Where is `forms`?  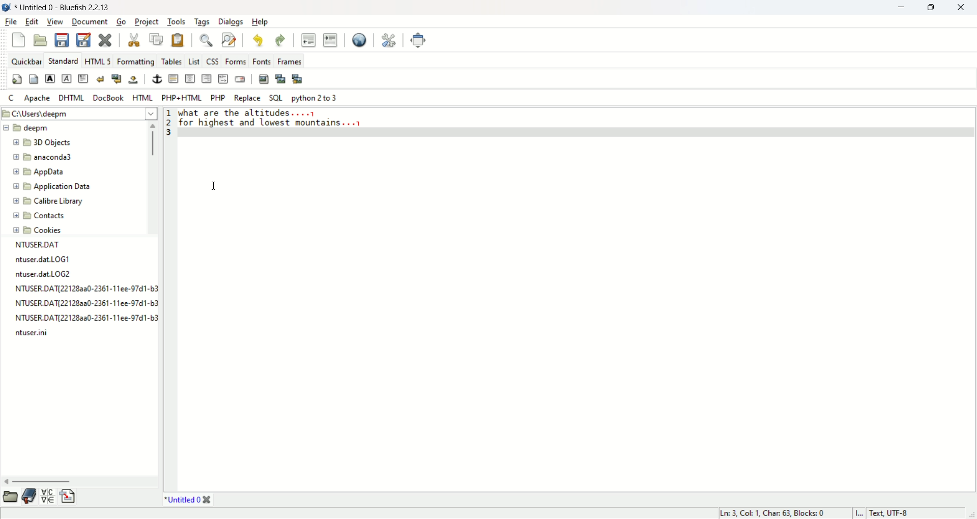
forms is located at coordinates (235, 61).